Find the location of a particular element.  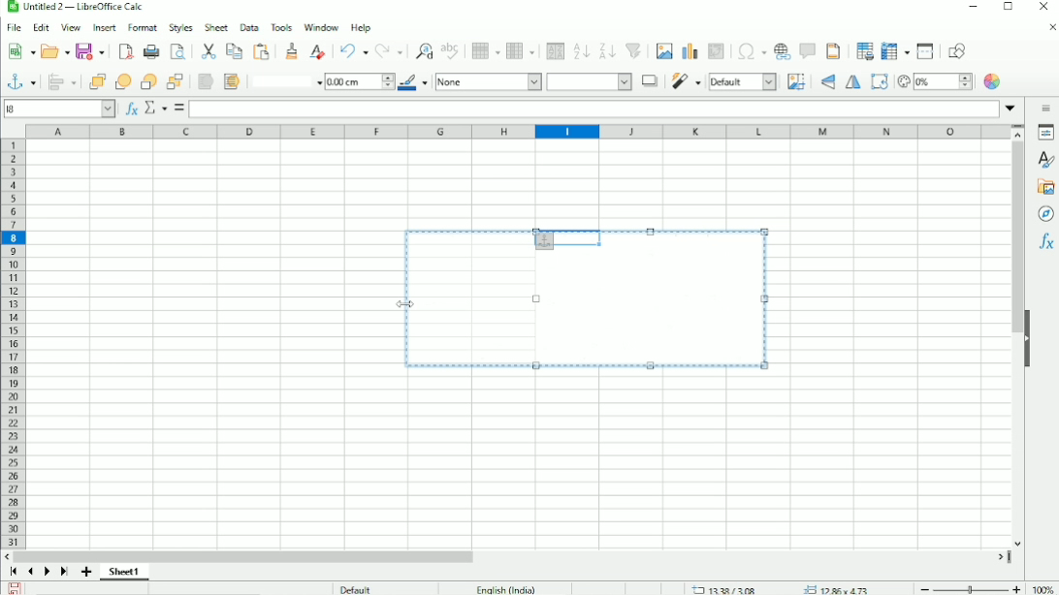

Sort descending is located at coordinates (606, 50).